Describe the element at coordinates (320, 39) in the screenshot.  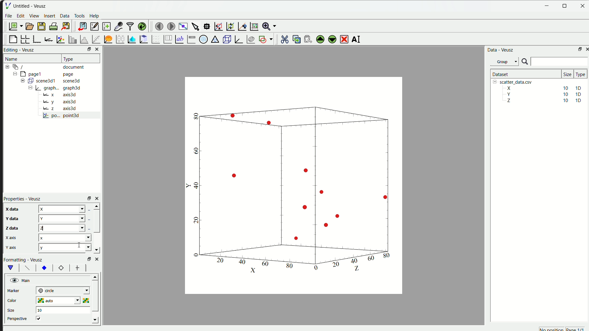
I see `move up the selected widget` at that location.